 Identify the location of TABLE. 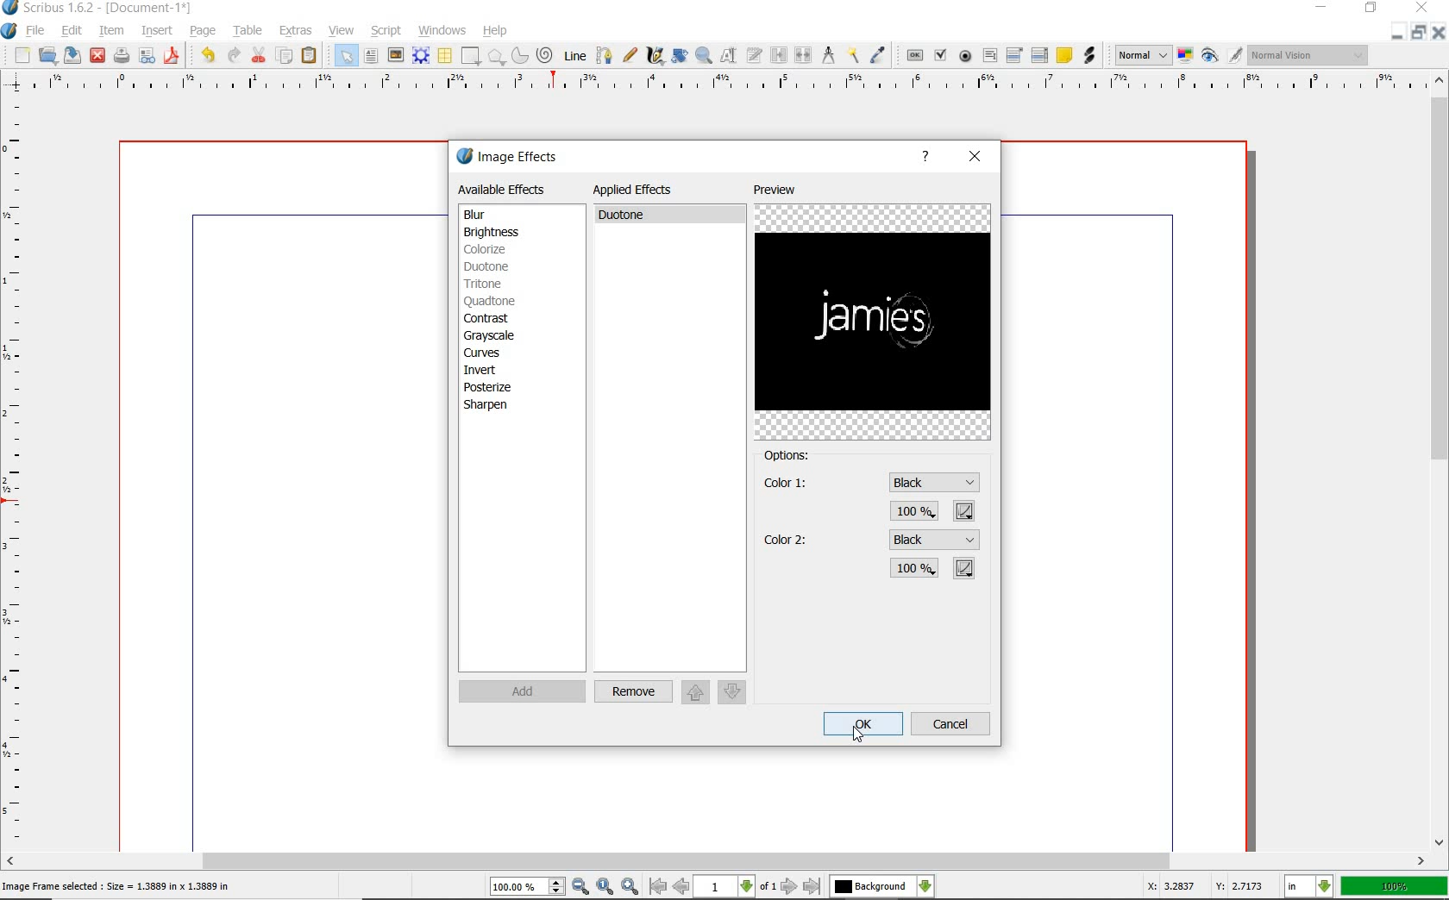
(444, 56).